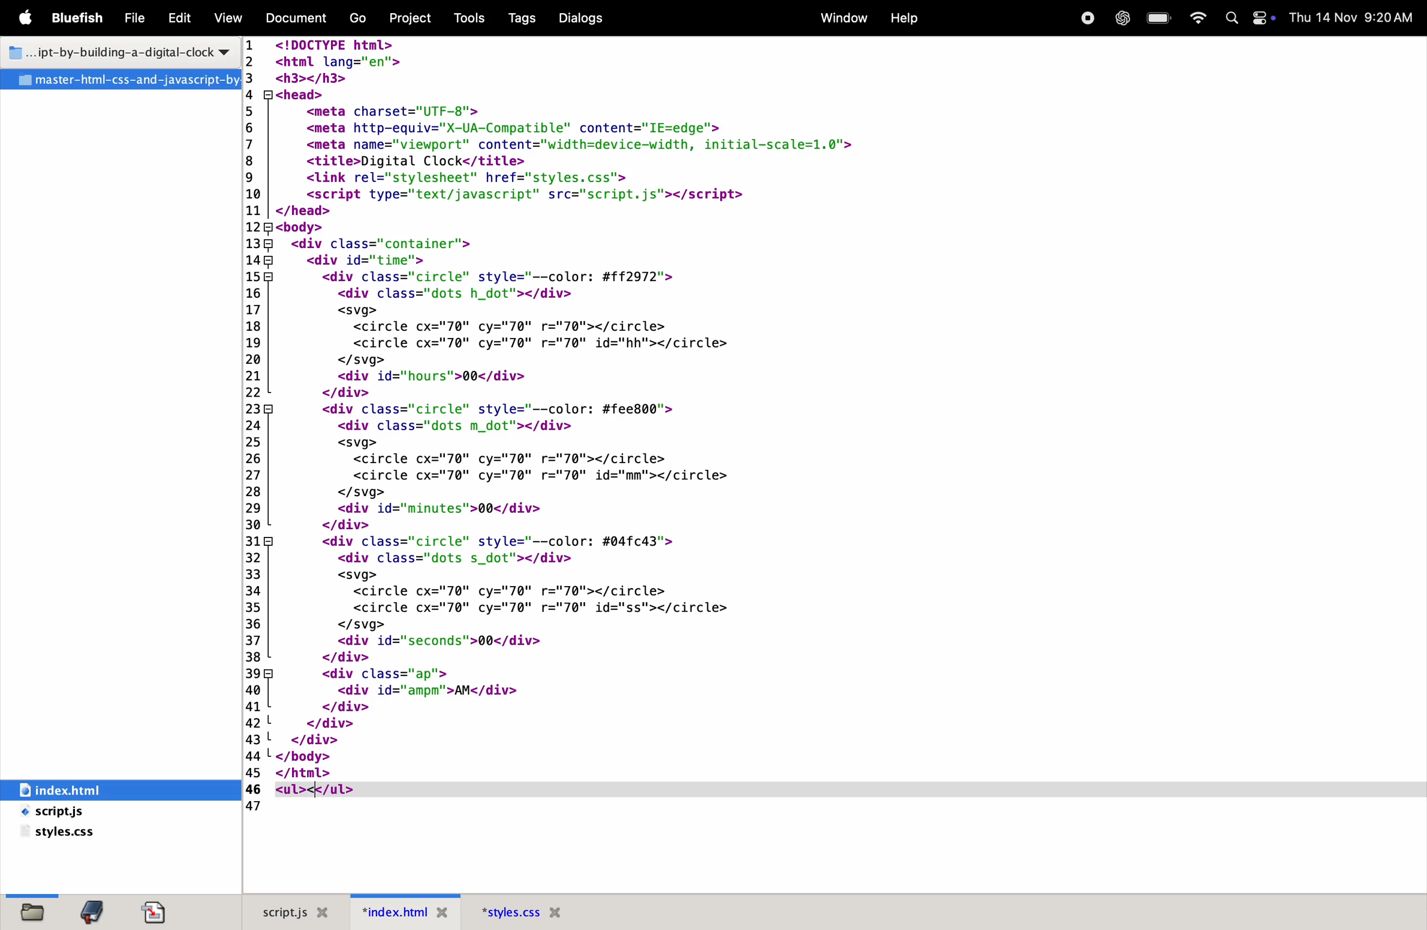 The image size is (1427, 930). What do you see at coordinates (904, 18) in the screenshot?
I see `help` at bounding box center [904, 18].